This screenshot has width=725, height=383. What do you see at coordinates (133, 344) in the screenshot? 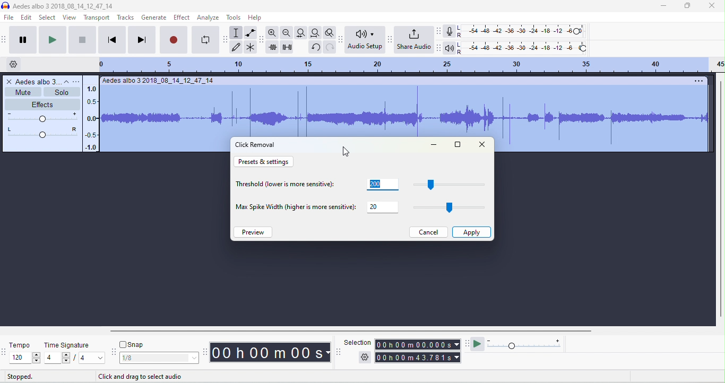
I see `snap` at bounding box center [133, 344].